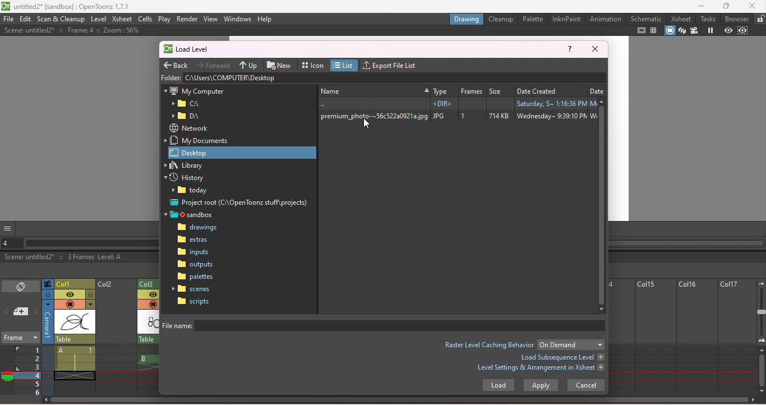  Describe the element at coordinates (188, 128) in the screenshot. I see `Network` at that location.